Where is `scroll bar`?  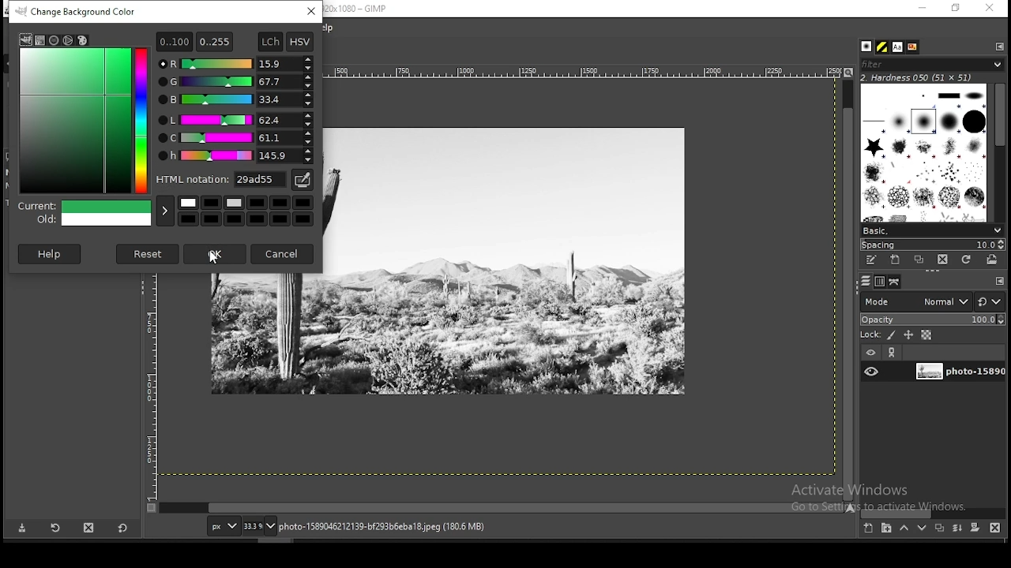 scroll bar is located at coordinates (1000, 151).